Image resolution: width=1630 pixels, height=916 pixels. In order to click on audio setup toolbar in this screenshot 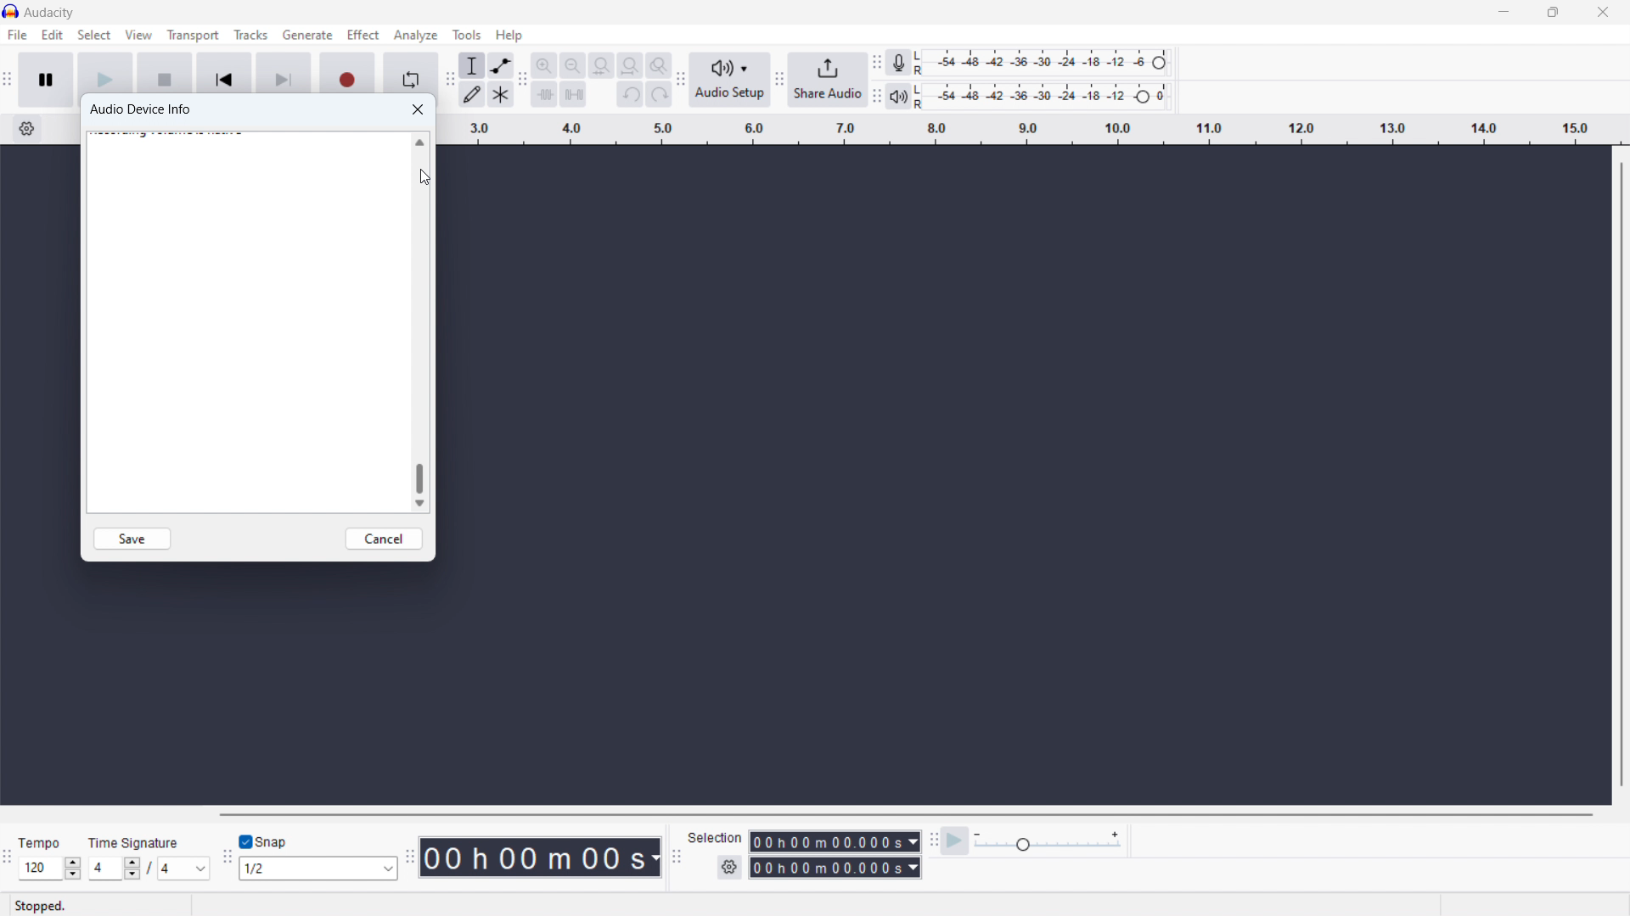, I will do `click(682, 81)`.